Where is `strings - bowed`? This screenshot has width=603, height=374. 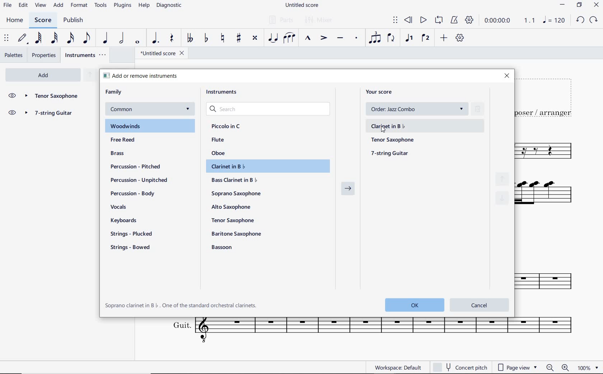
strings - bowed is located at coordinates (132, 248).